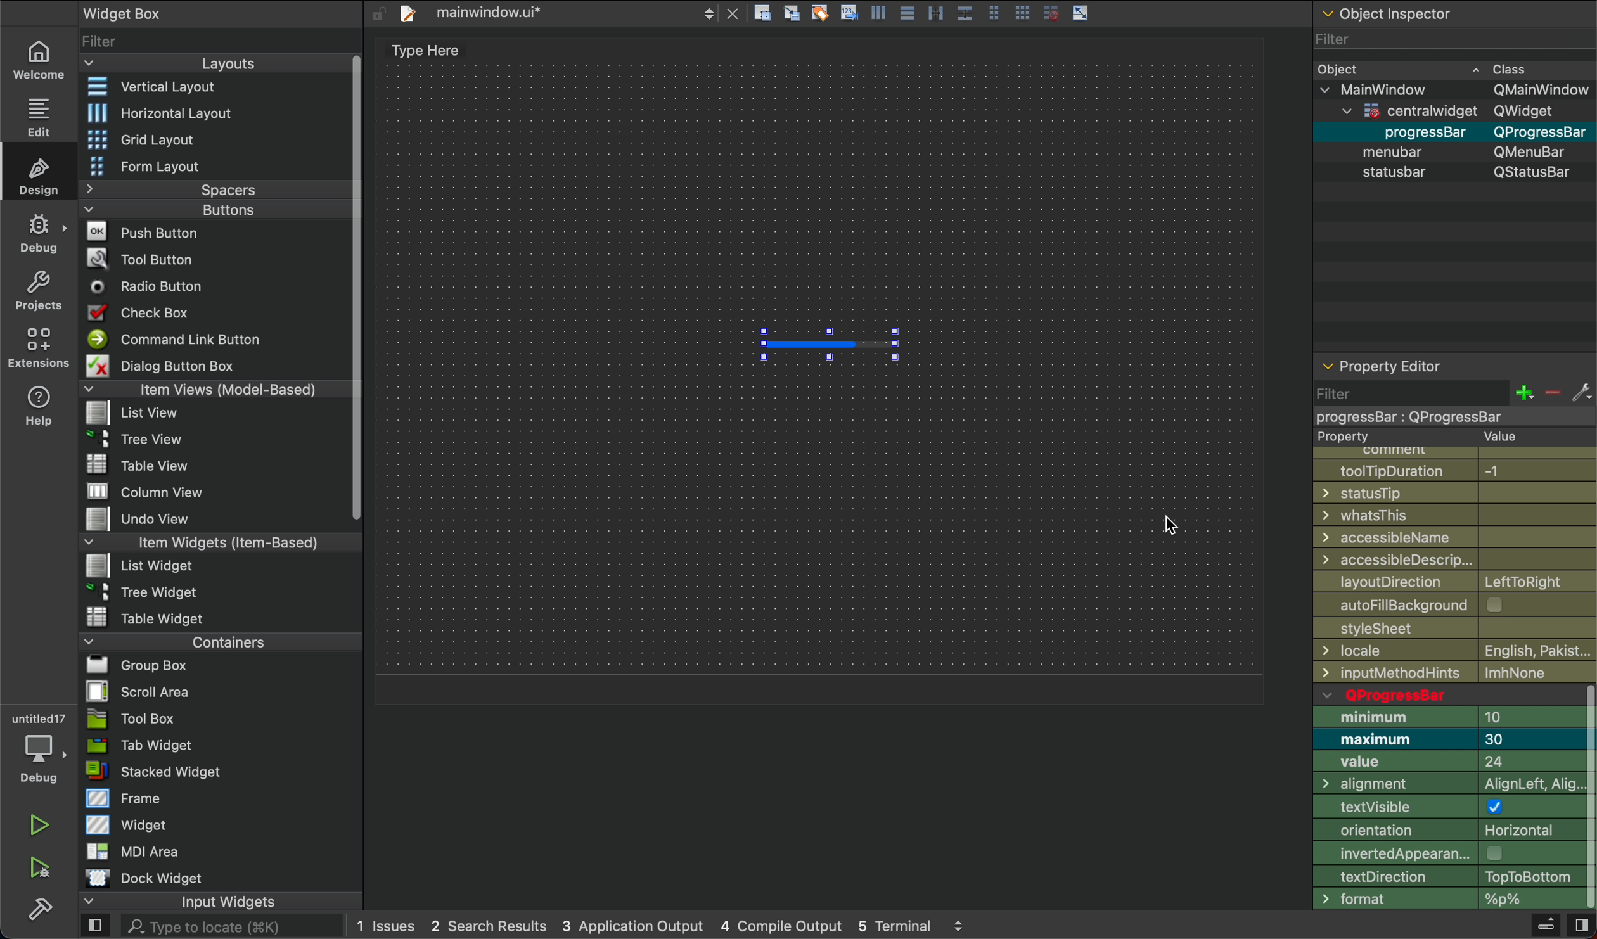 Image resolution: width=1597 pixels, height=939 pixels. What do you see at coordinates (1460, 606) in the screenshot?
I see `autofill` at bounding box center [1460, 606].